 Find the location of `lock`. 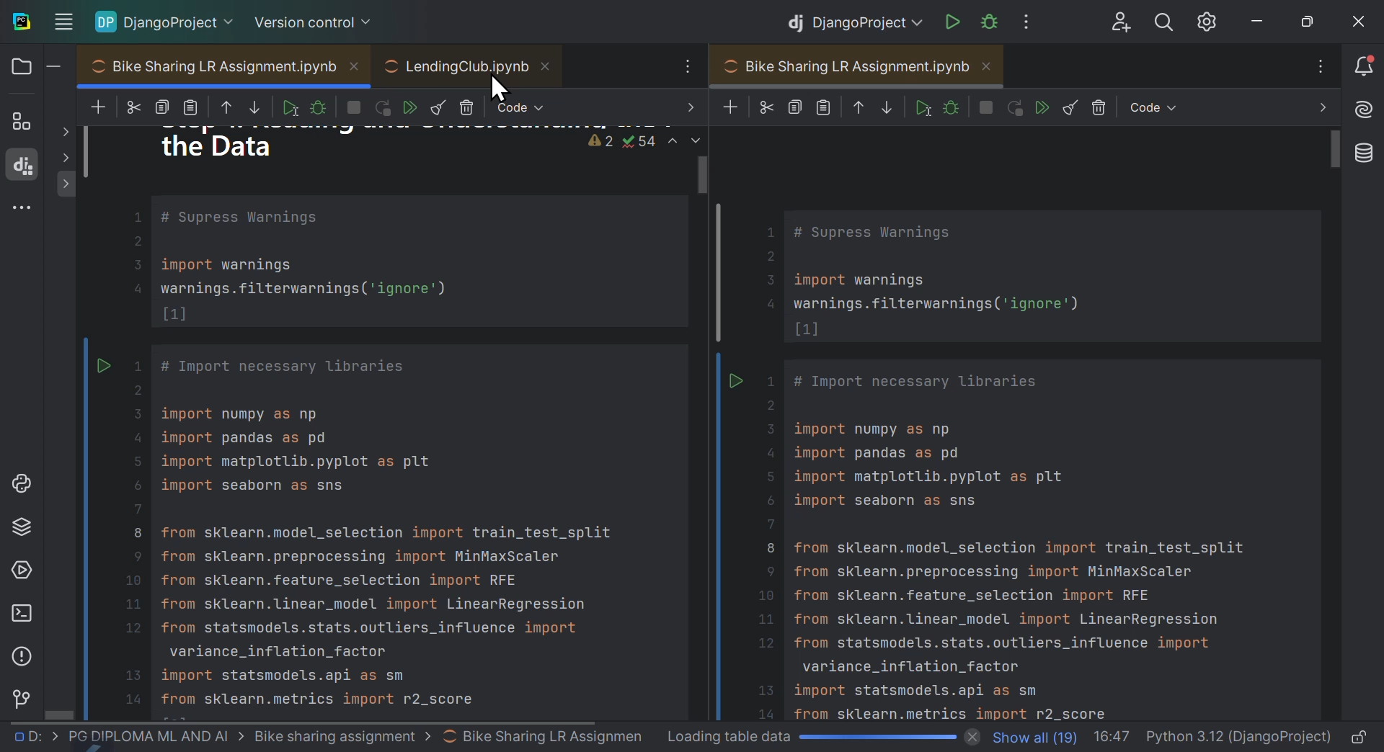

lock is located at coordinates (1359, 736).